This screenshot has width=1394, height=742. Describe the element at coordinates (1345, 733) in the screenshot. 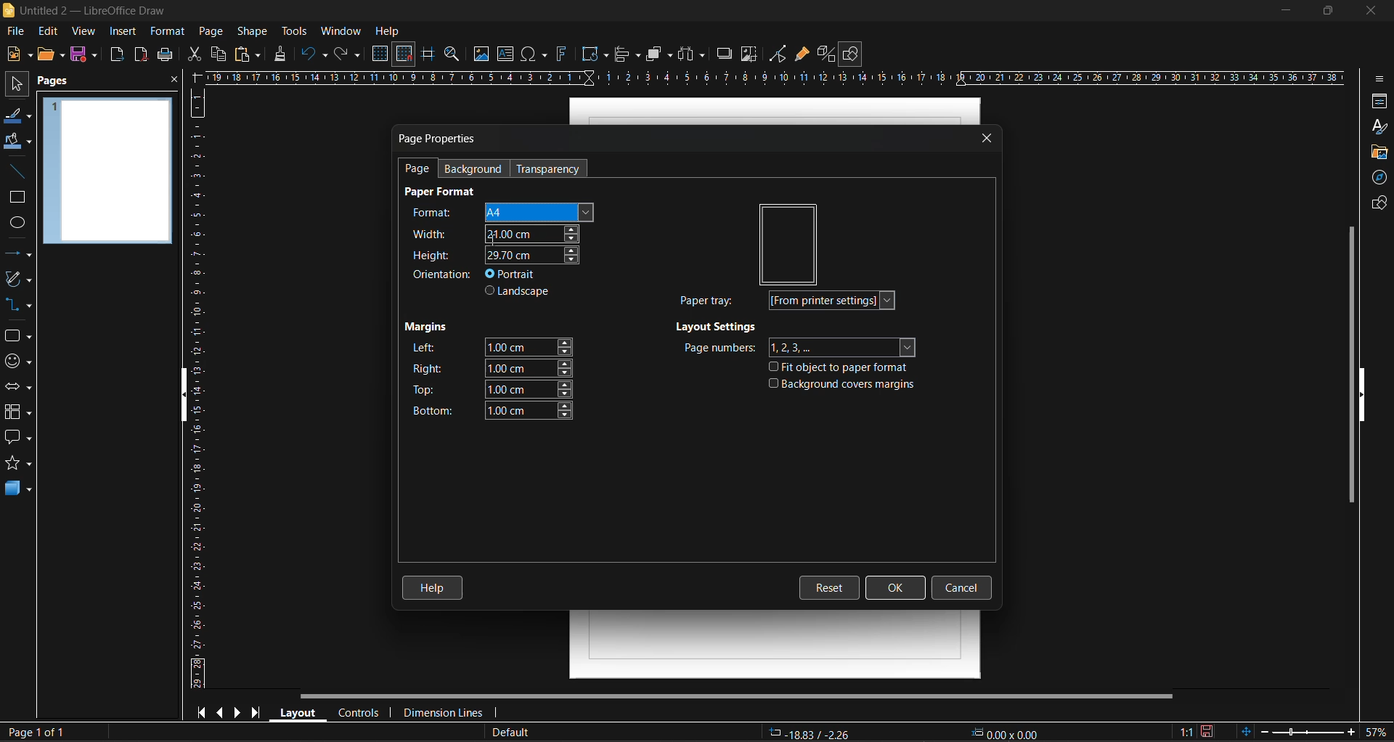

I see `zoom in ` at that location.